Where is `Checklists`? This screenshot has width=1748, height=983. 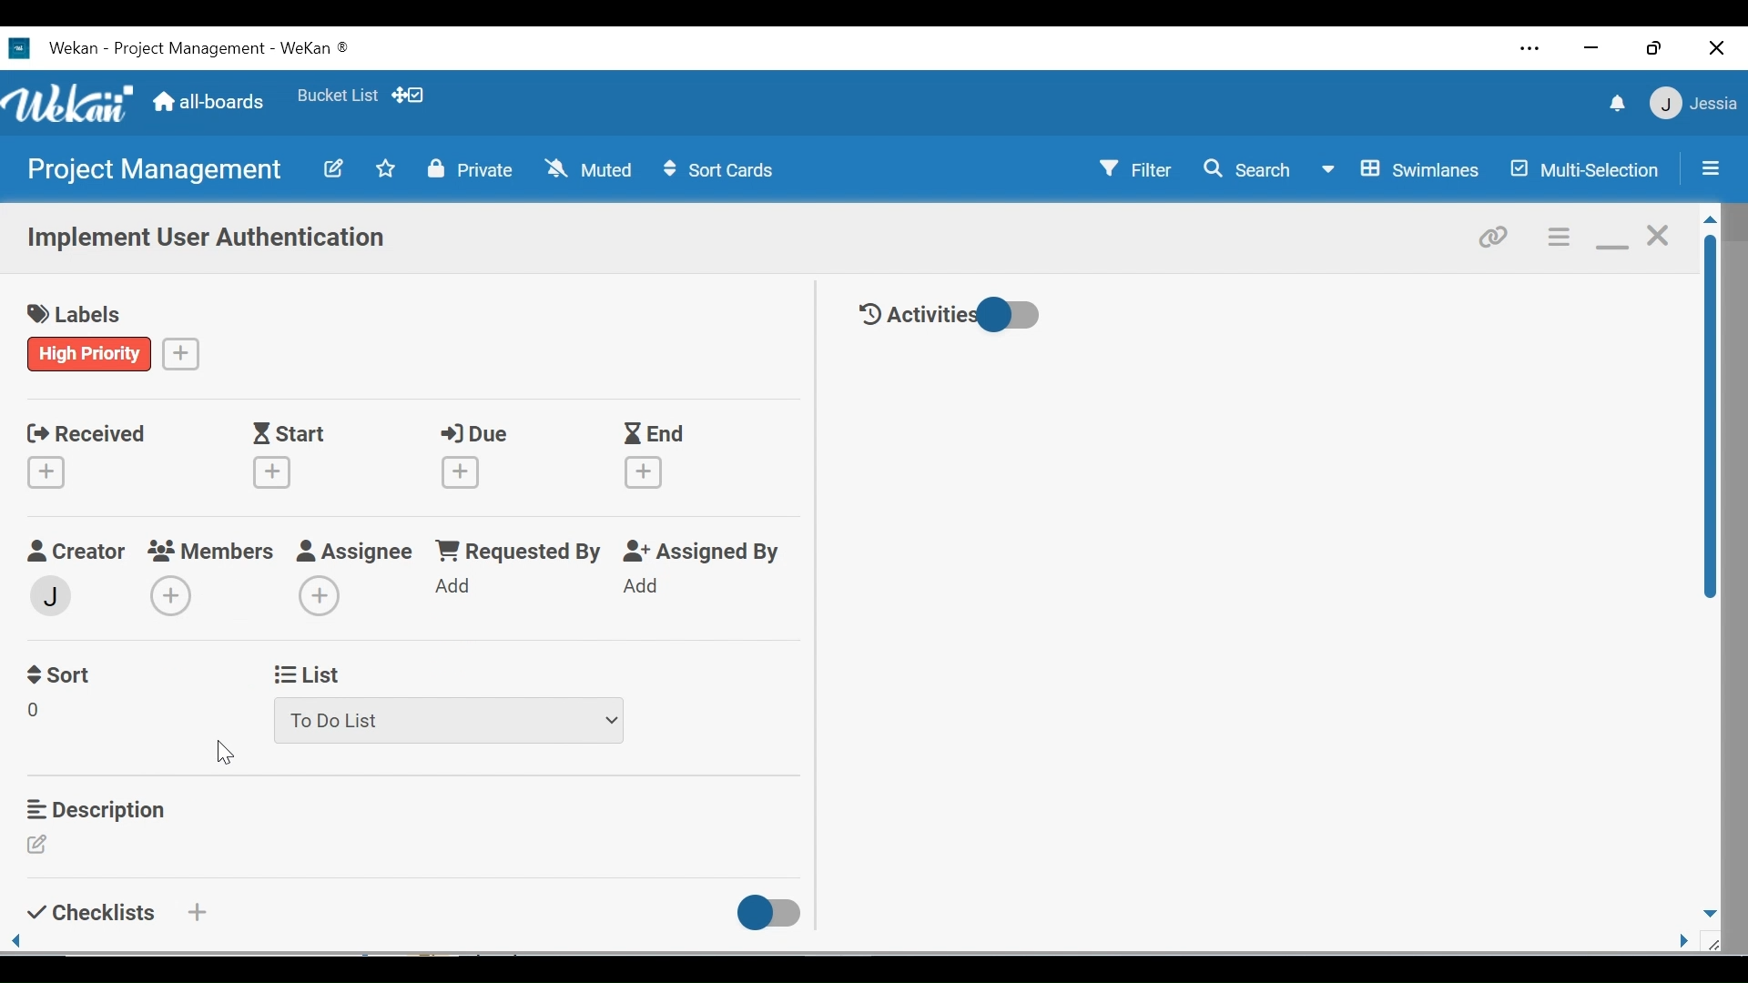
Checklists is located at coordinates (87, 912).